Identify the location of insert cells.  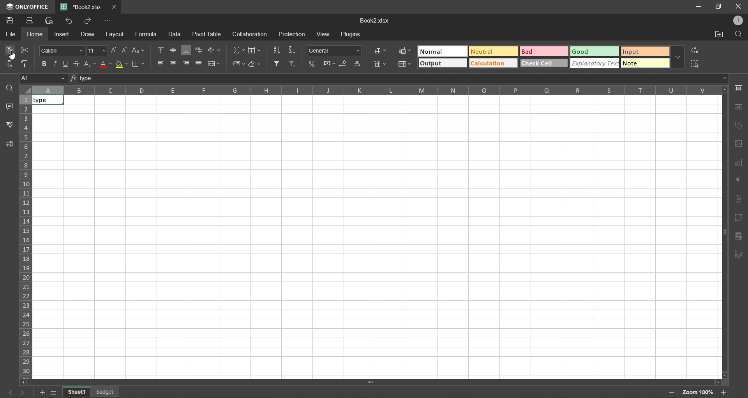
(380, 51).